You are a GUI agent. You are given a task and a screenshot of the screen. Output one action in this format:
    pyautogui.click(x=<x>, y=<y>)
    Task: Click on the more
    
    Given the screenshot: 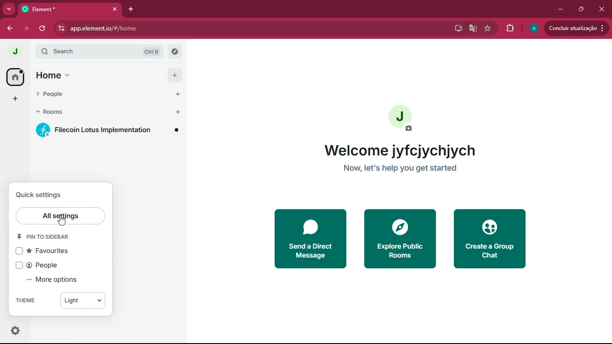 What is the action you would take?
    pyautogui.click(x=9, y=10)
    